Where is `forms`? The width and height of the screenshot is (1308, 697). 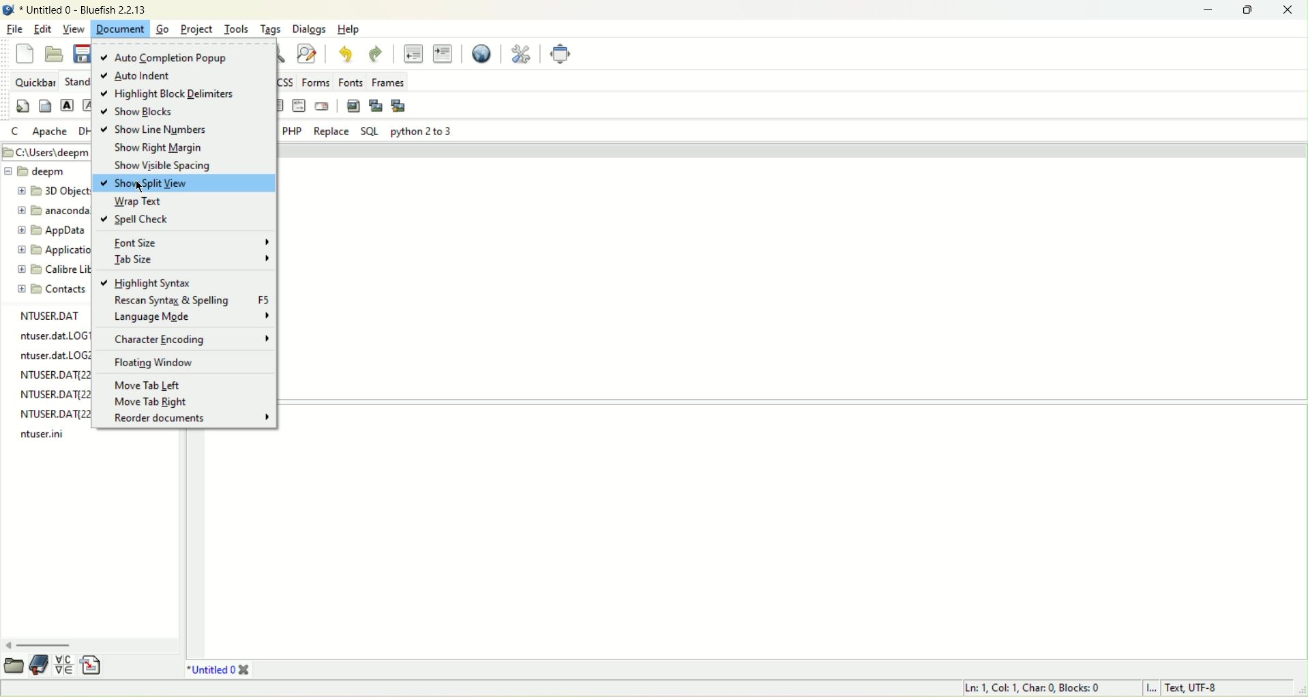
forms is located at coordinates (315, 82).